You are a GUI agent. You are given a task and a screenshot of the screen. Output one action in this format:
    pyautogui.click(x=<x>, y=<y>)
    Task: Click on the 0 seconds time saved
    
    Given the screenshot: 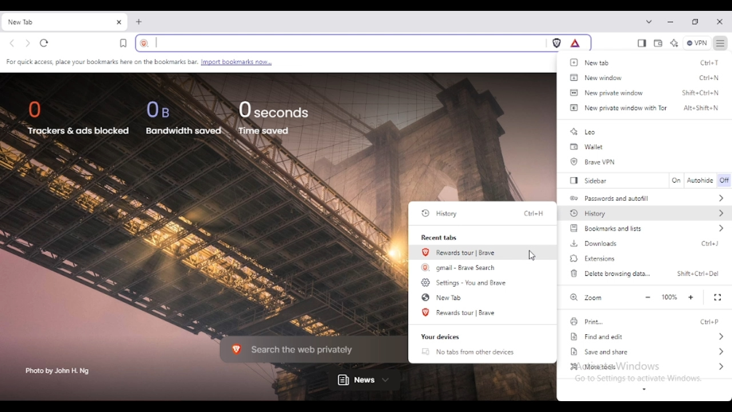 What is the action you would take?
    pyautogui.click(x=274, y=117)
    